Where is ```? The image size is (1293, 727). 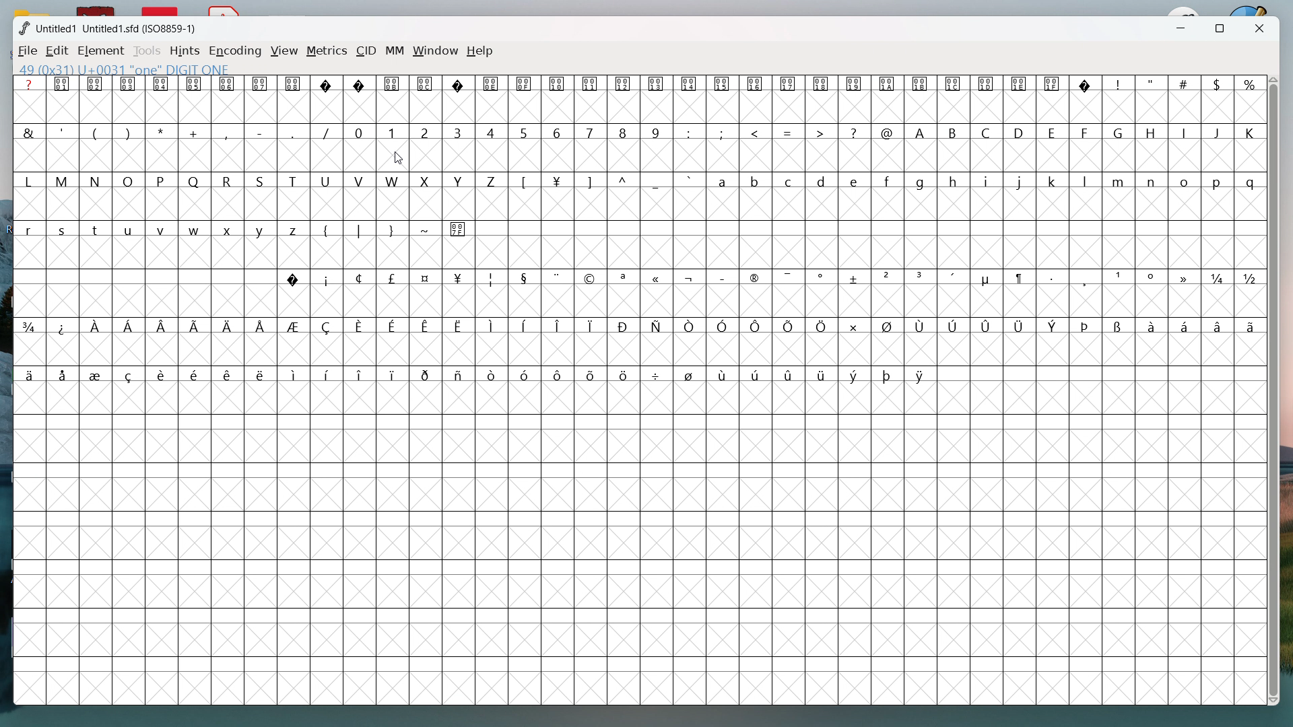
` is located at coordinates (692, 180).